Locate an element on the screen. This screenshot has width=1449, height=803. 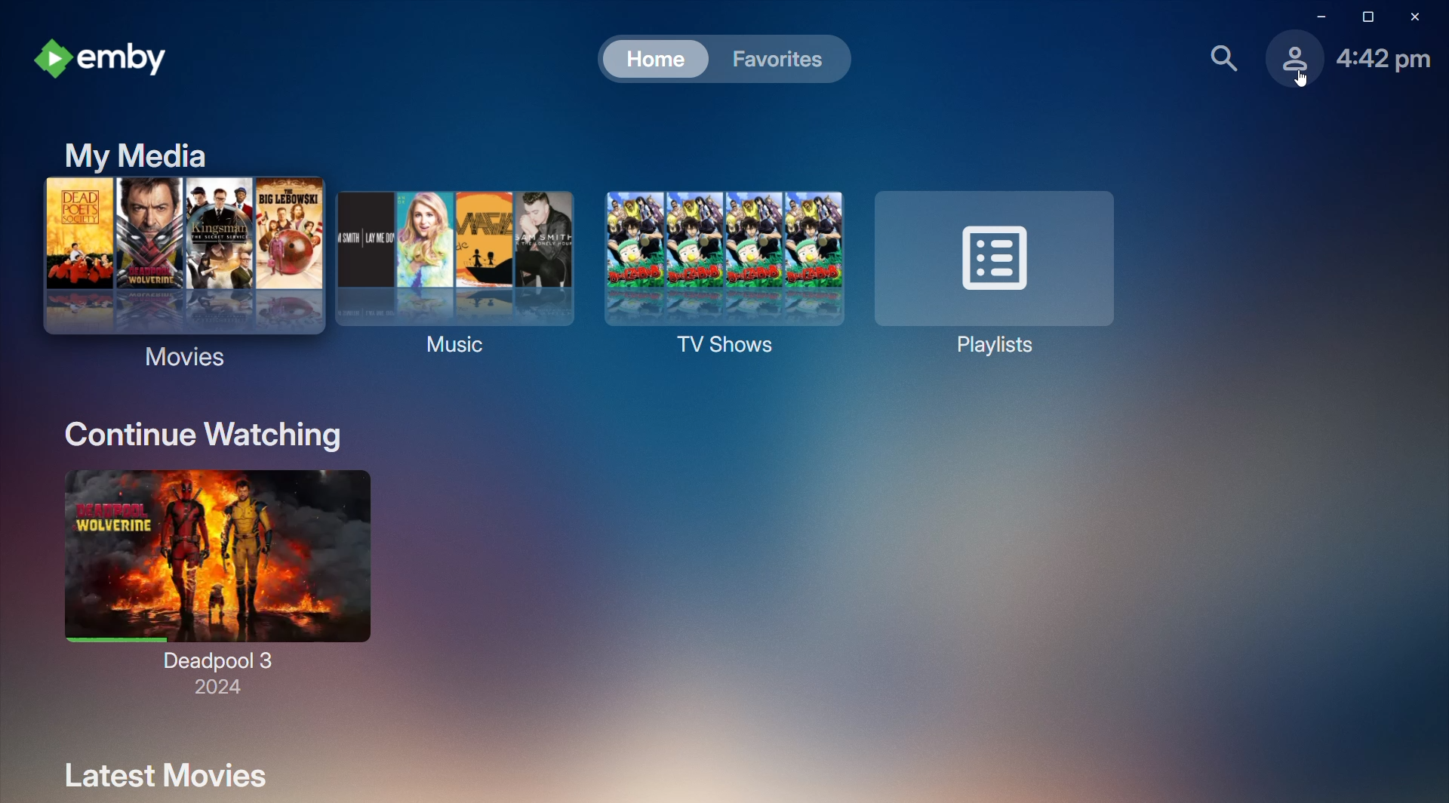
Favorites is located at coordinates (774, 60).